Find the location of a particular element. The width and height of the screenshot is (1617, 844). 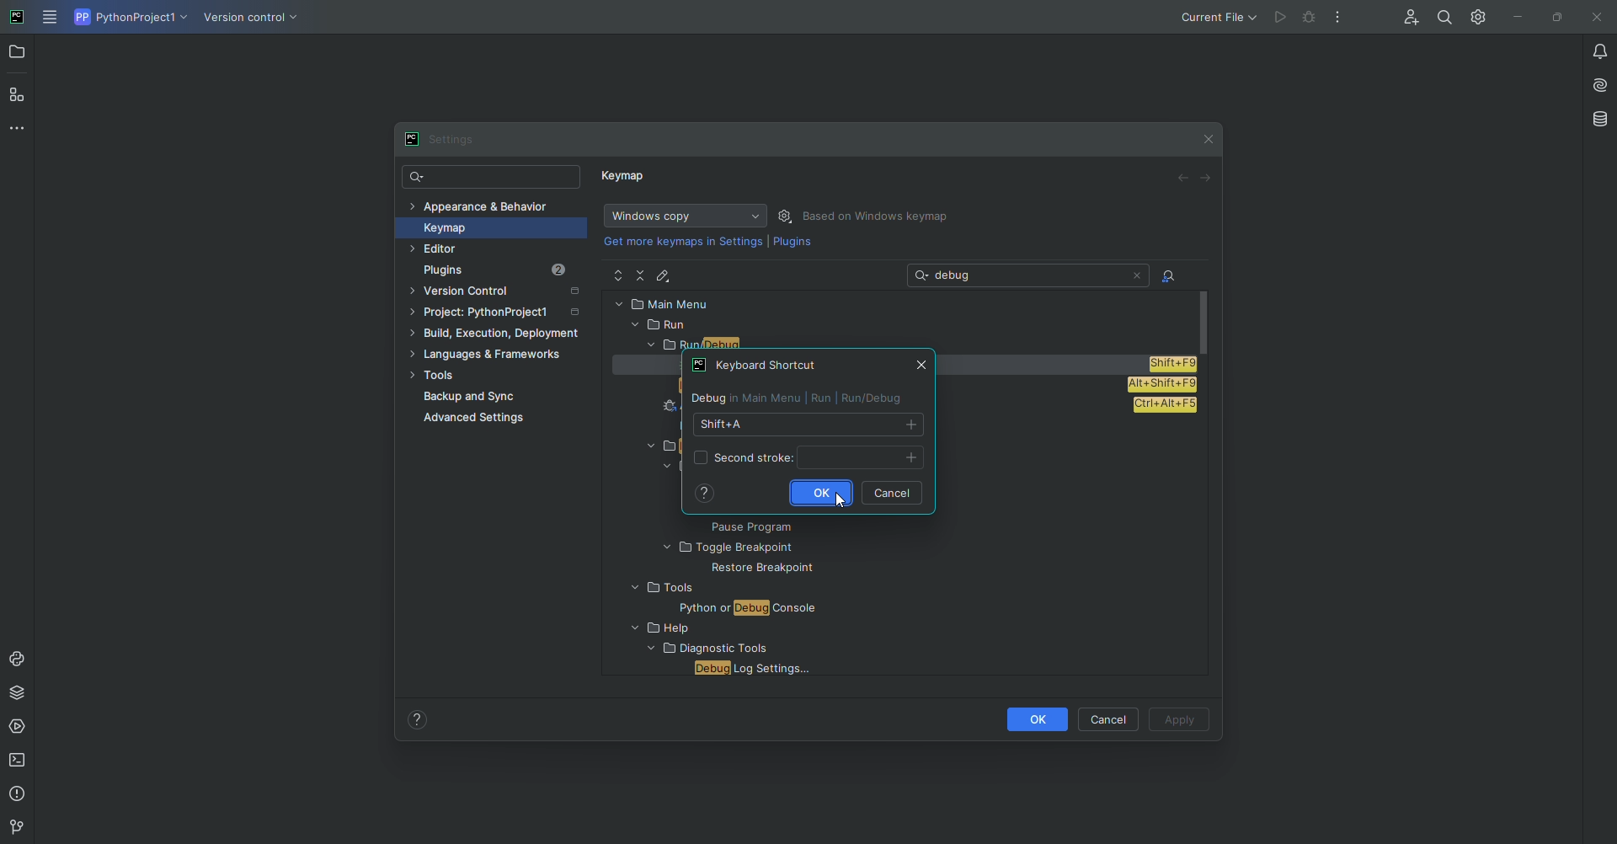

More Tools is located at coordinates (21, 127).